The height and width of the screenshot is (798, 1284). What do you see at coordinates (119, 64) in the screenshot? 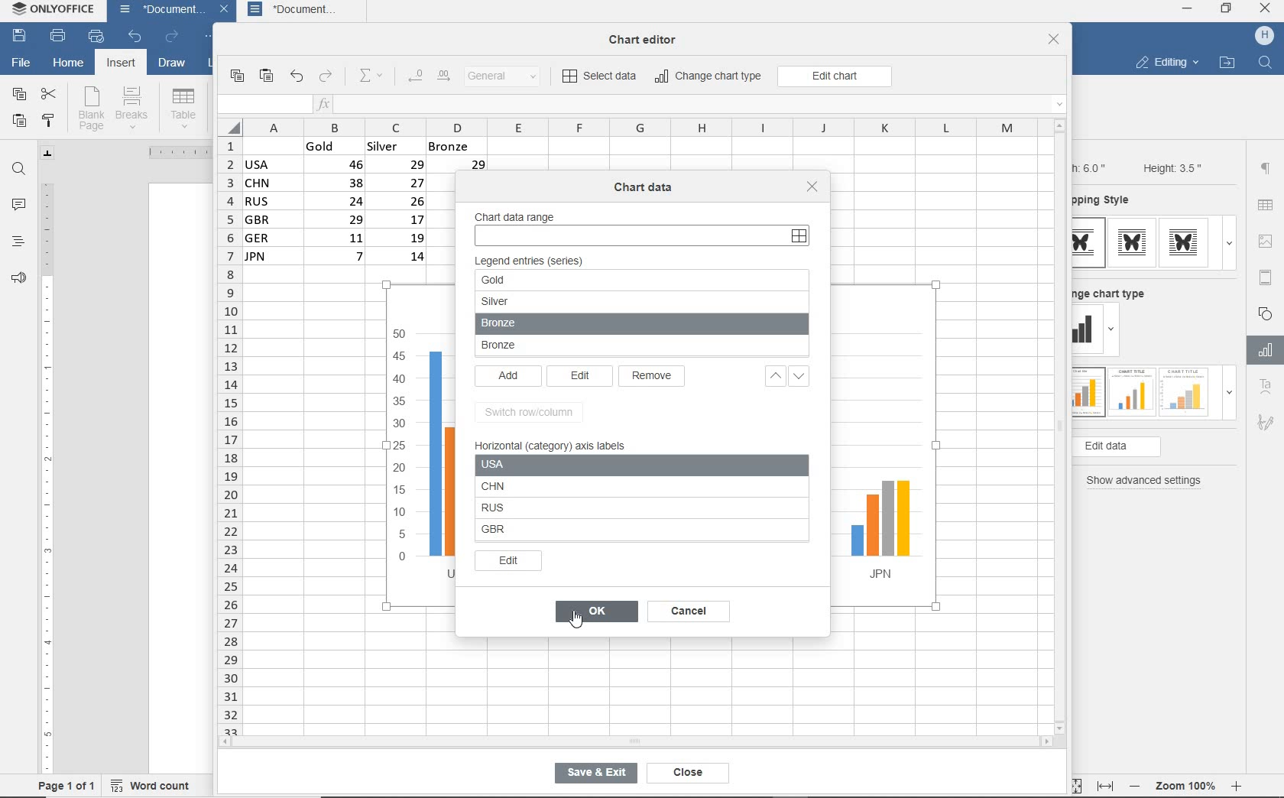
I see `insert` at bounding box center [119, 64].